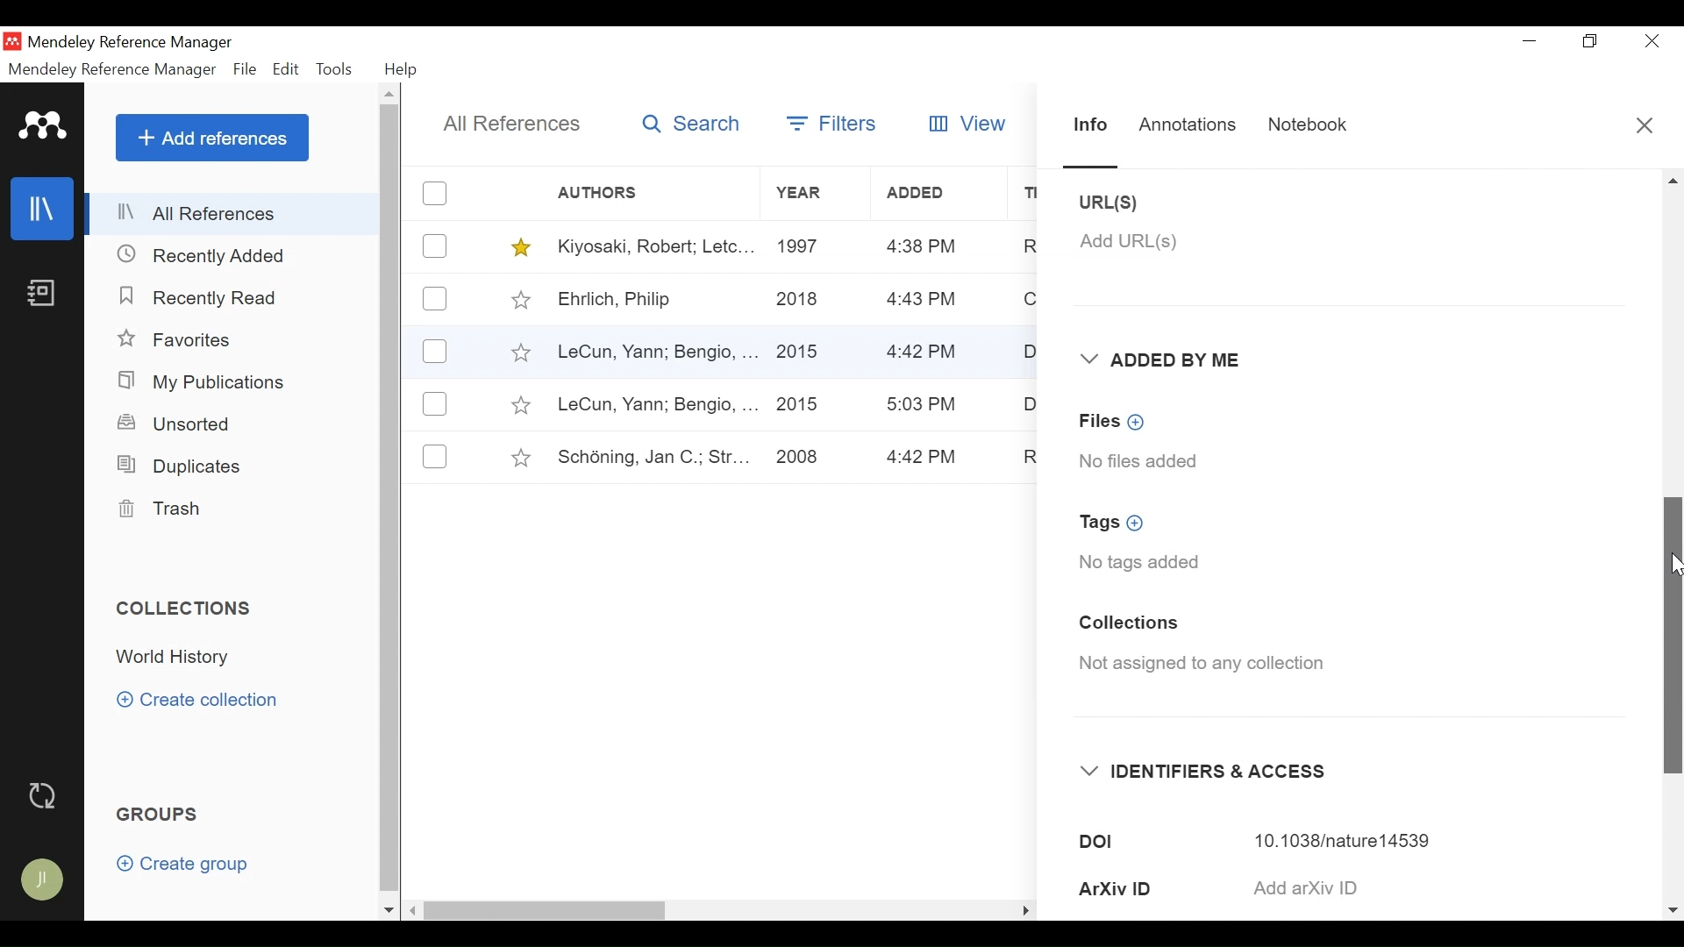  What do you see at coordinates (797, 459) in the screenshot?
I see `2008` at bounding box center [797, 459].